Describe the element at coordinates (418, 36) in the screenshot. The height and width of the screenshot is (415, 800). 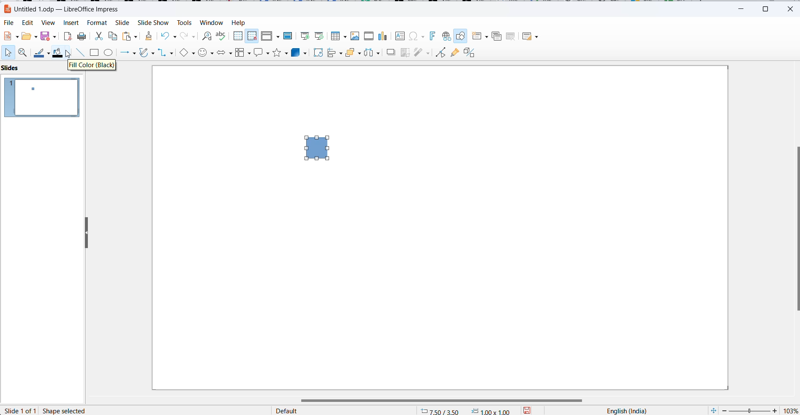
I see `Insert special characters` at that location.